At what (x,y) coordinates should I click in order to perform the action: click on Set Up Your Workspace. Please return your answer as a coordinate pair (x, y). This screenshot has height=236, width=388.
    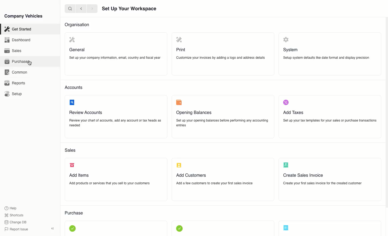
    Looking at the image, I should click on (130, 9).